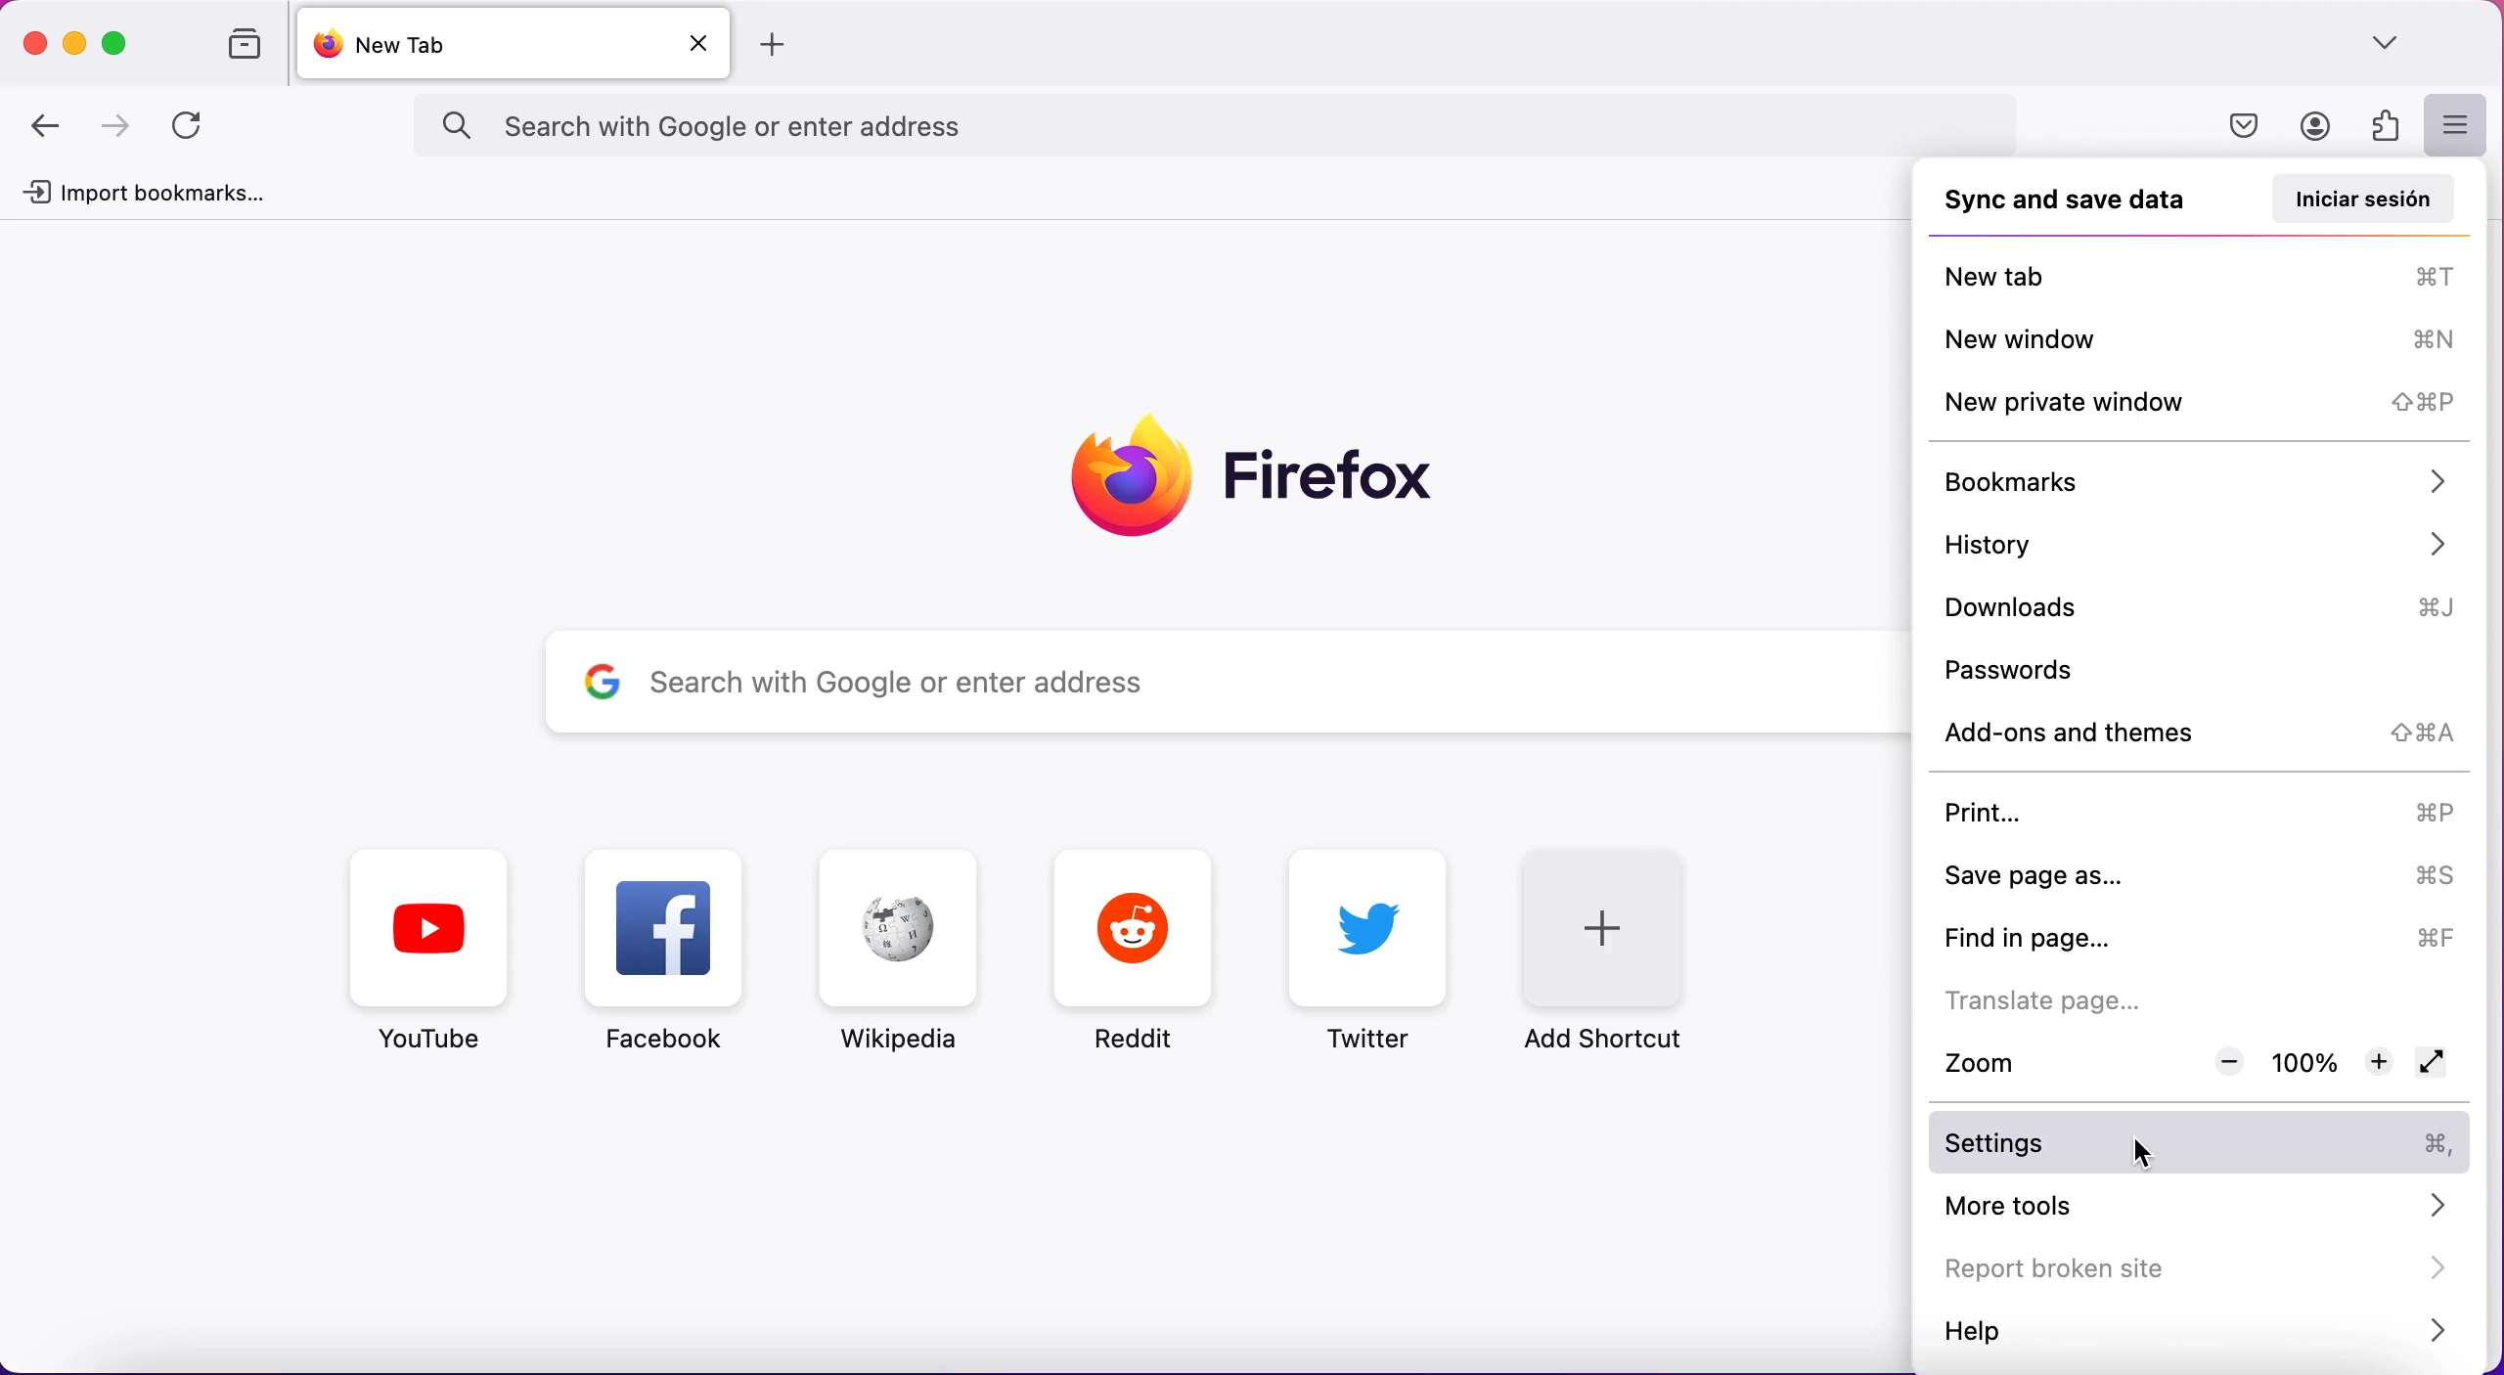 This screenshot has height=1375, width=2504. Describe the element at coordinates (152, 195) in the screenshot. I see `import bookmarks` at that location.